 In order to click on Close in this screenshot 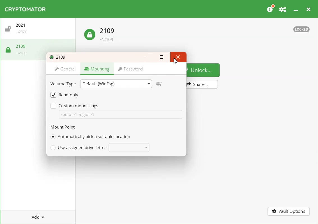, I will do `click(309, 9)`.